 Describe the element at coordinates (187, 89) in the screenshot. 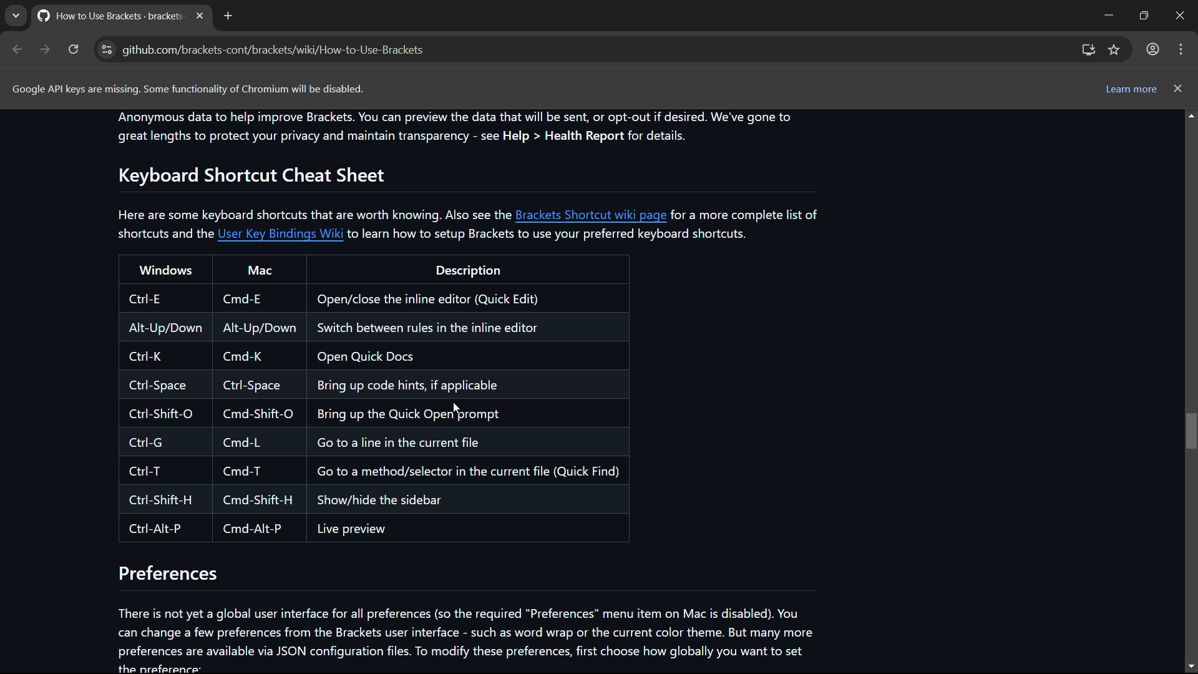

I see `Google API keys are missing. Some functionality of Chromium will be disabled.` at that location.